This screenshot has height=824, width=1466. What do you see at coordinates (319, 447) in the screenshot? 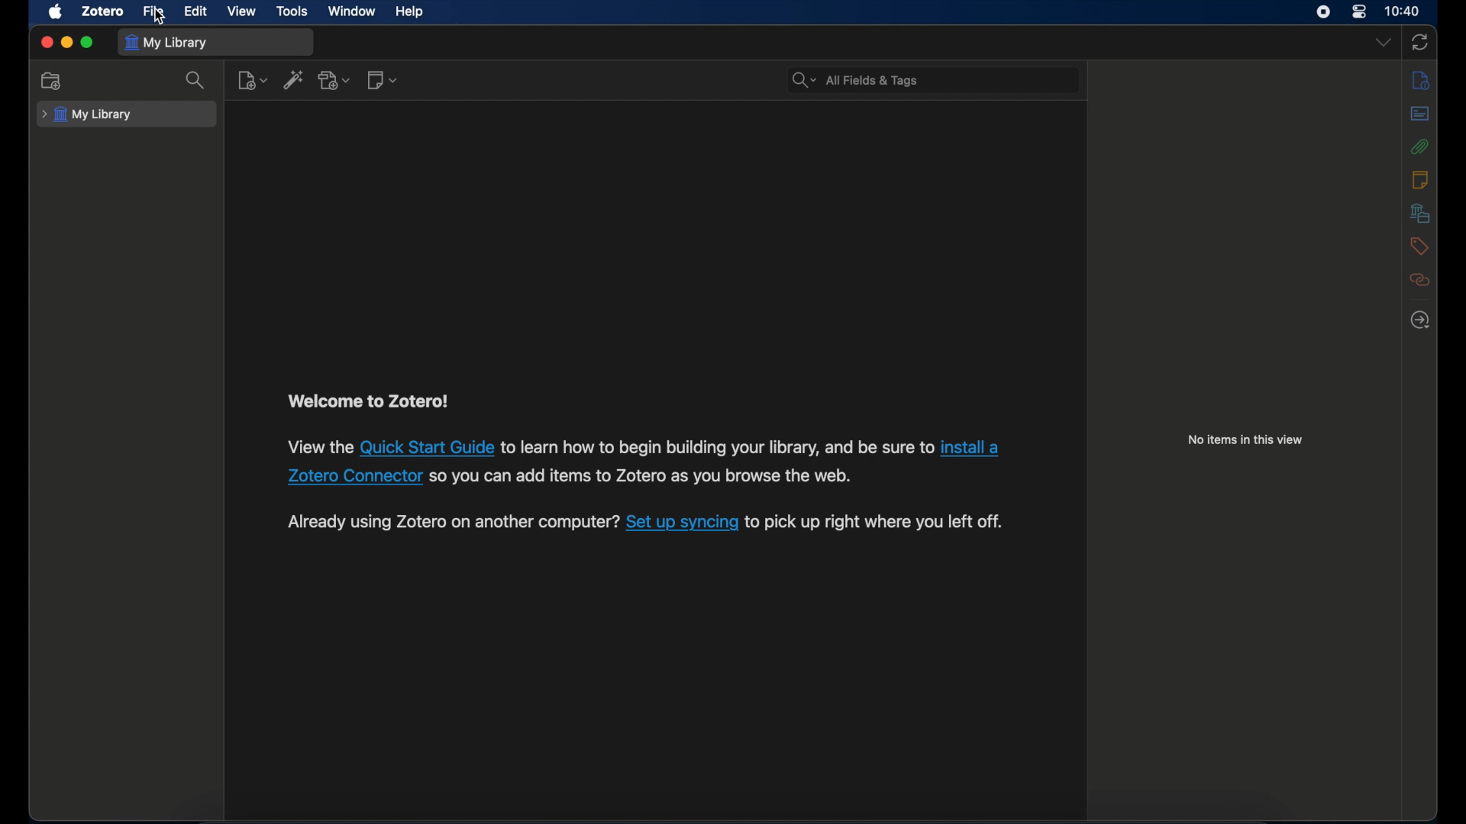
I see `View the` at bounding box center [319, 447].